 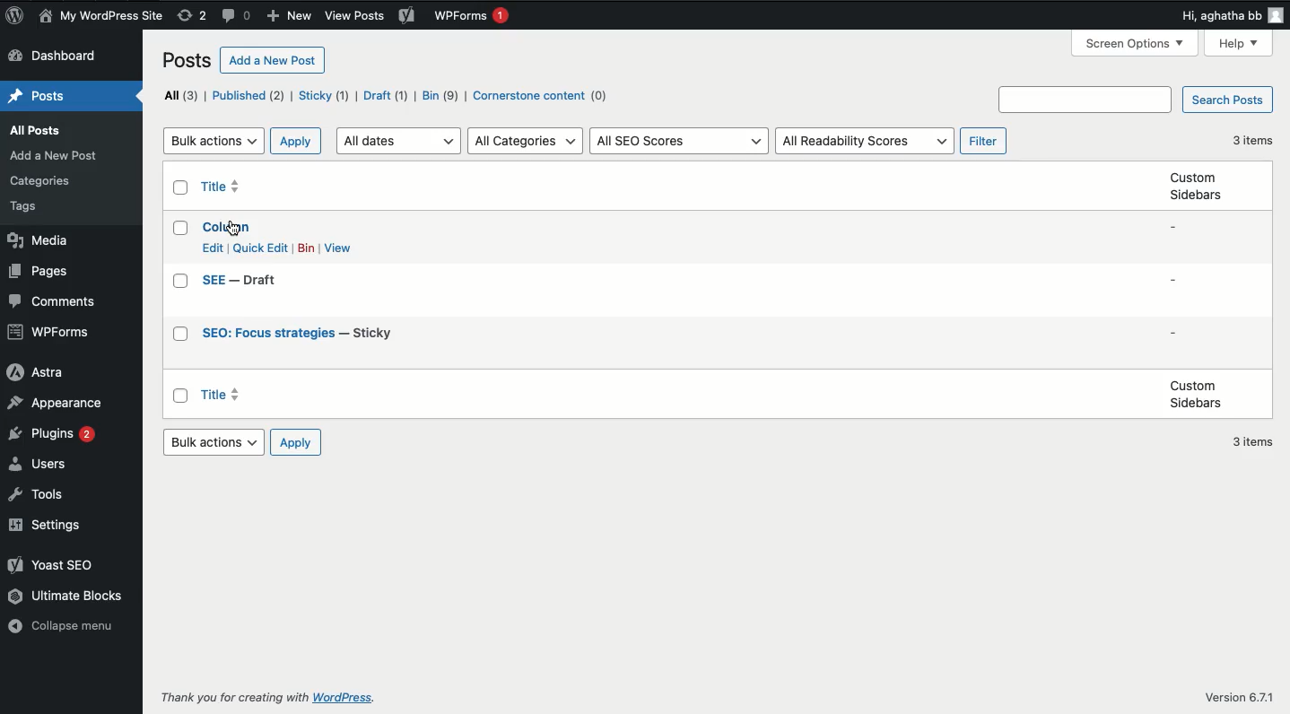 I want to click on Version 6.7.1, so click(x=1243, y=696).